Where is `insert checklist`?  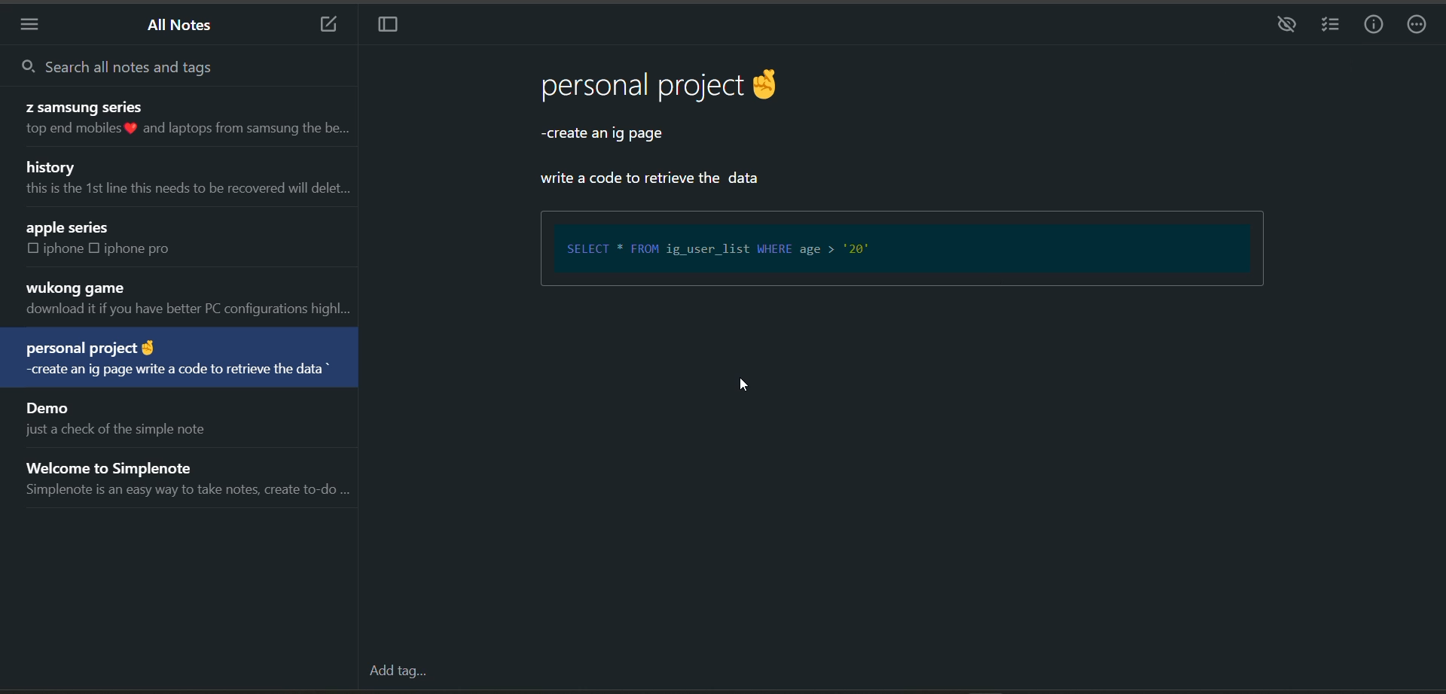 insert checklist is located at coordinates (1329, 26).